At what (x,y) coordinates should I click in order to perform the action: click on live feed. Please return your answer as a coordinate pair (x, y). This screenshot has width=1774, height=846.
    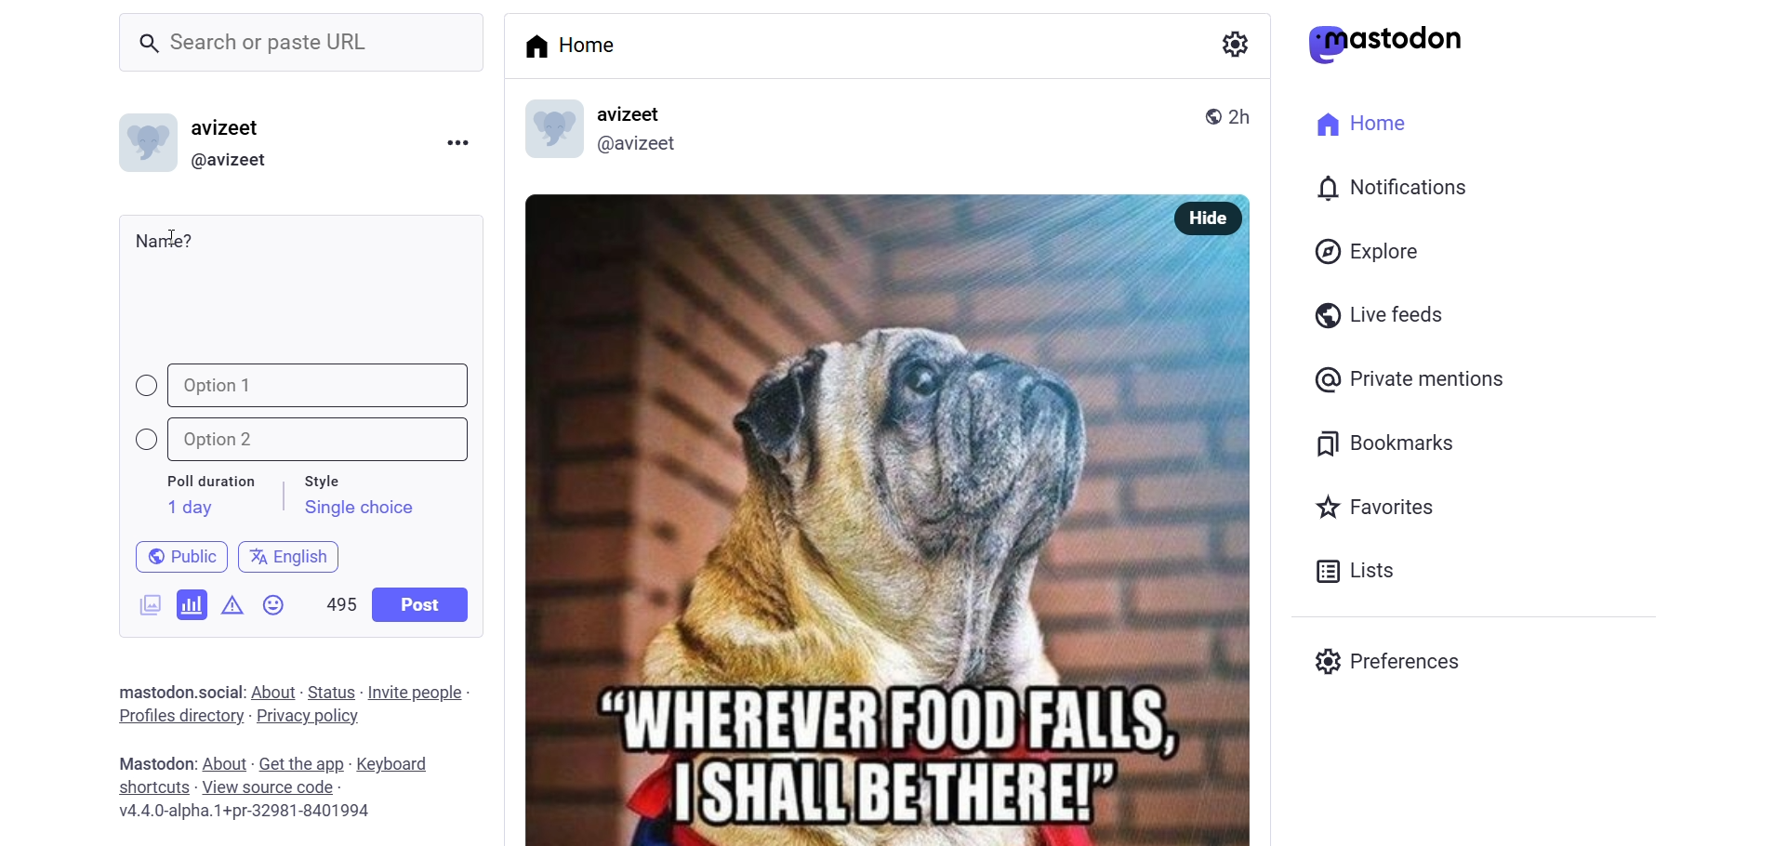
    Looking at the image, I should click on (1375, 313).